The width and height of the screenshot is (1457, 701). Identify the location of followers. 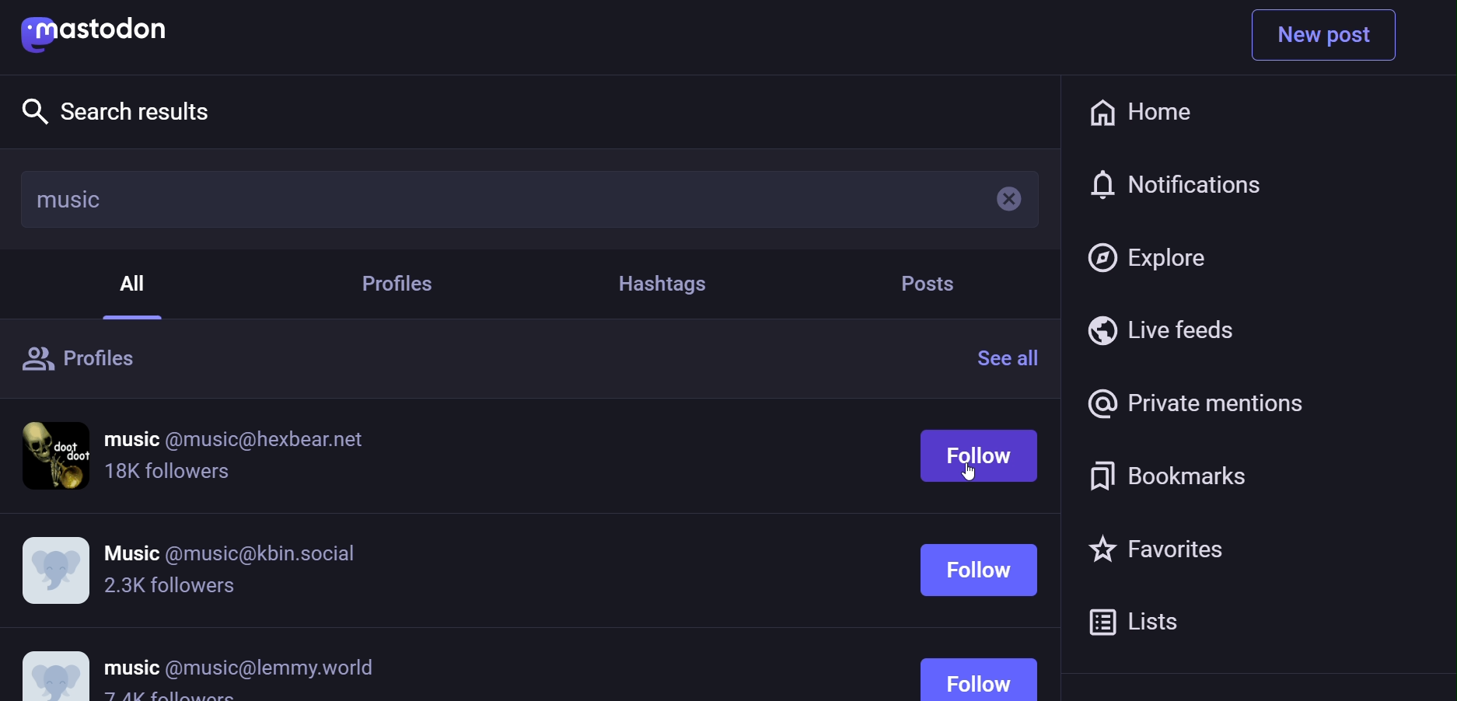
(169, 476).